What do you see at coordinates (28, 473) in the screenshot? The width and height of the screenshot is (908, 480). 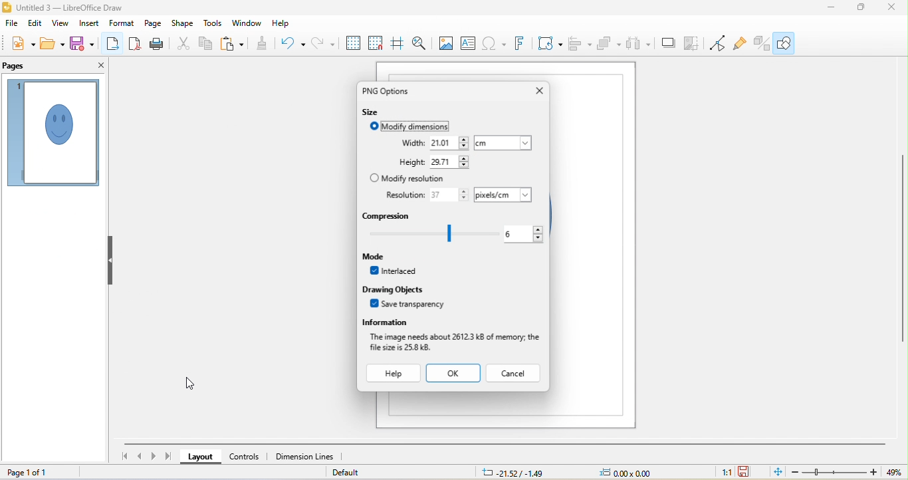 I see `page 1 of 1` at bounding box center [28, 473].